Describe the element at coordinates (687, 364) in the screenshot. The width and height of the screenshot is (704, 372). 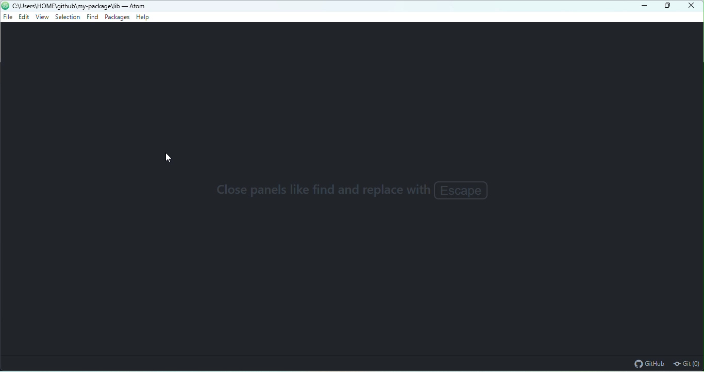
I see `git` at that location.